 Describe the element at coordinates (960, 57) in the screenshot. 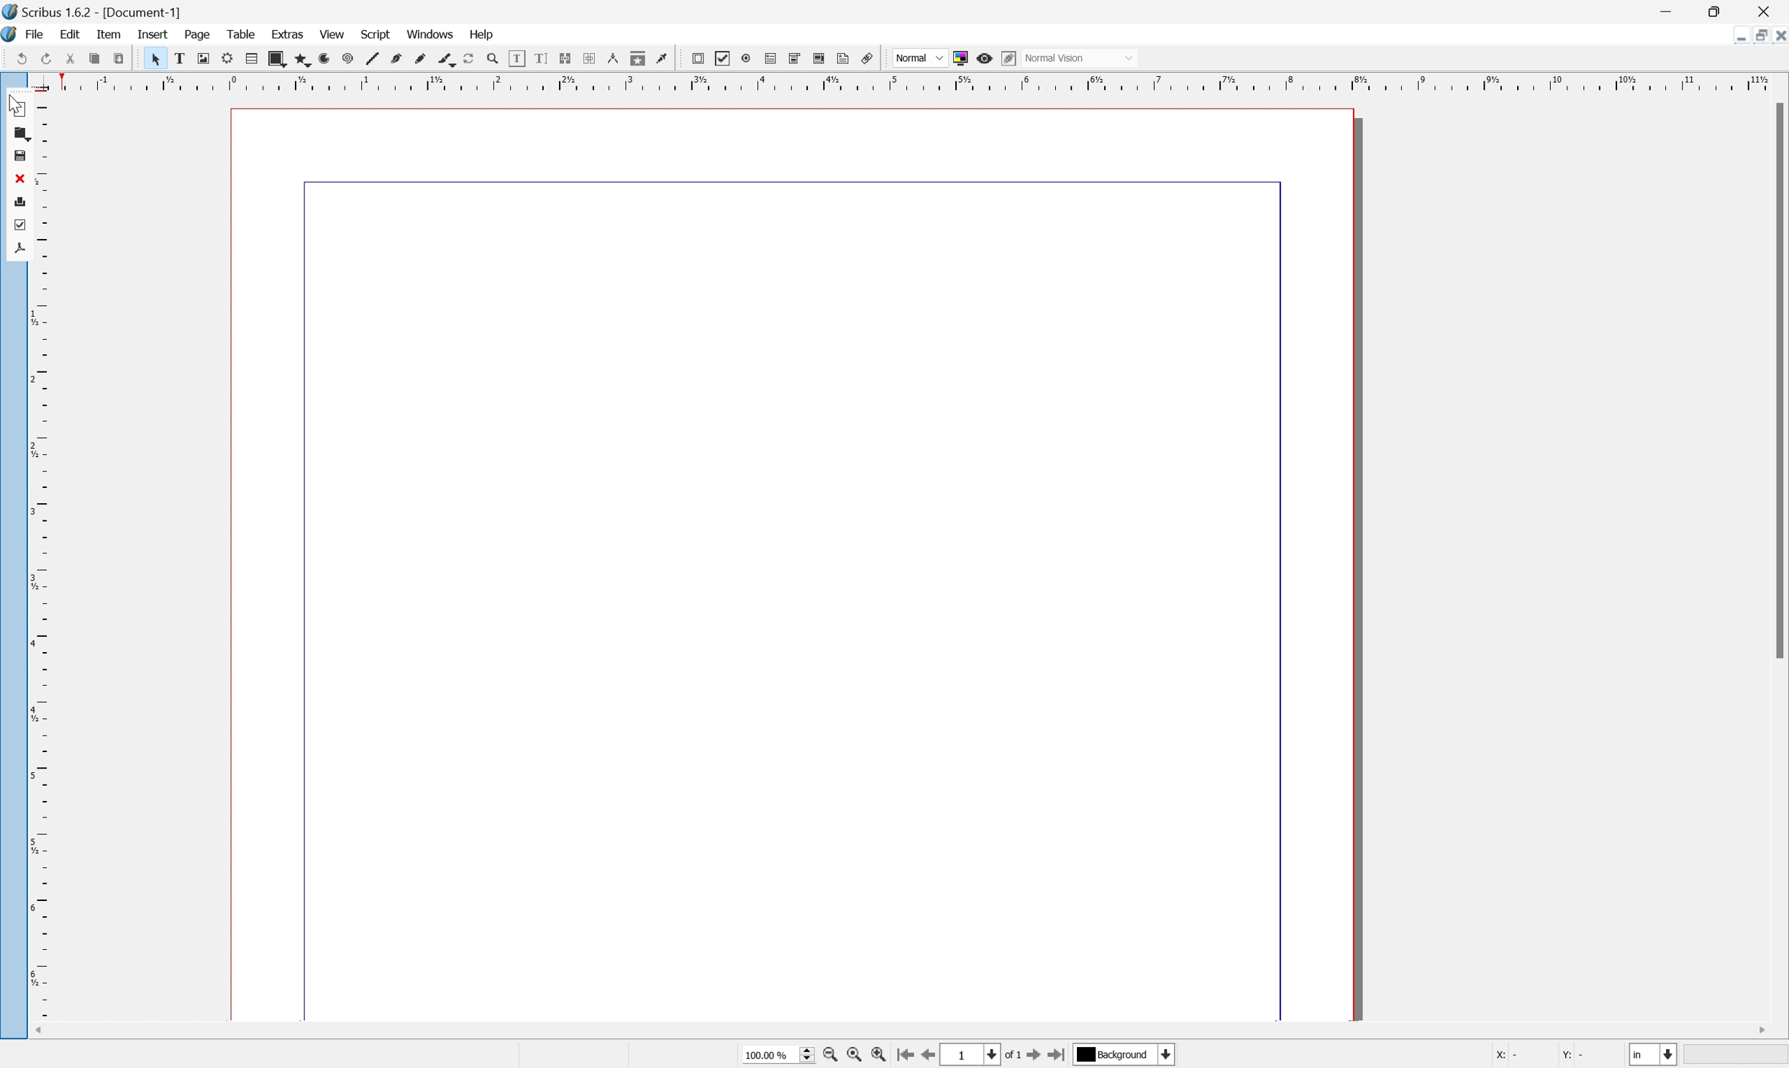

I see `toggle color in preview mode` at that location.